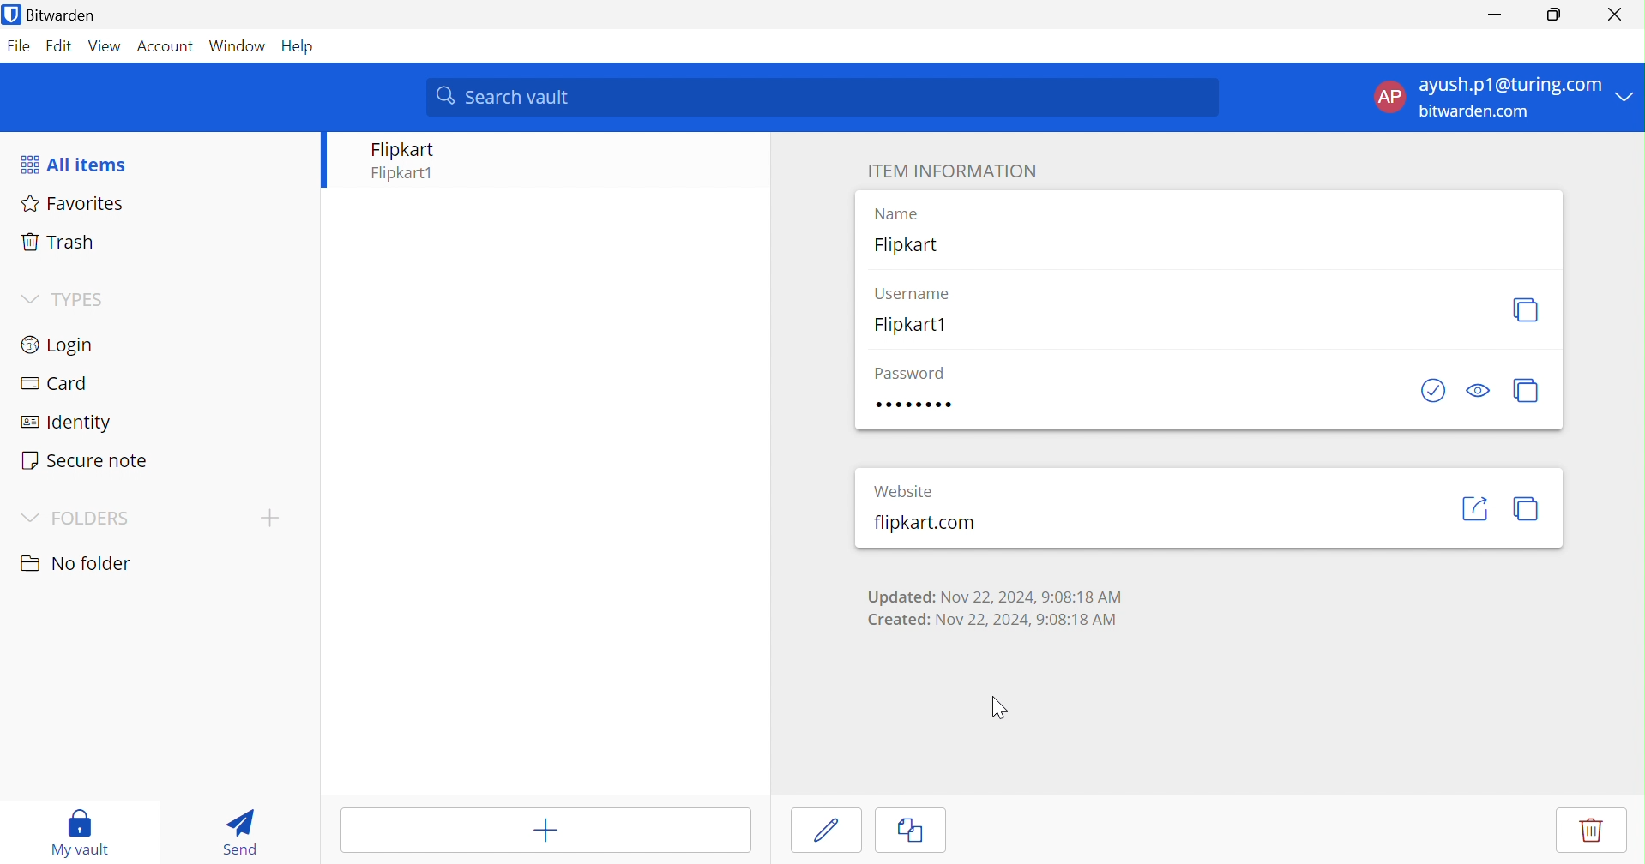 The image size is (1645, 864). What do you see at coordinates (909, 325) in the screenshot?
I see `Flipkart` at bounding box center [909, 325].